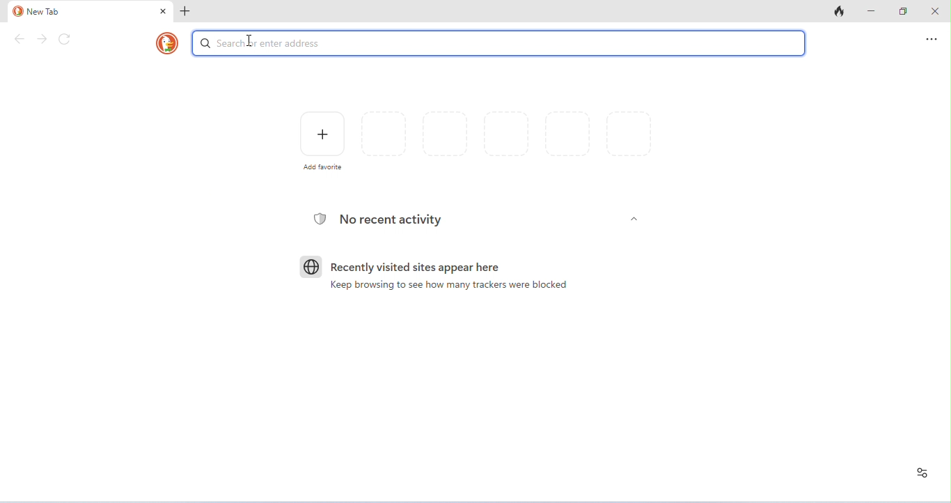 This screenshot has width=951, height=503. What do you see at coordinates (324, 141) in the screenshot?
I see `add favorite` at bounding box center [324, 141].